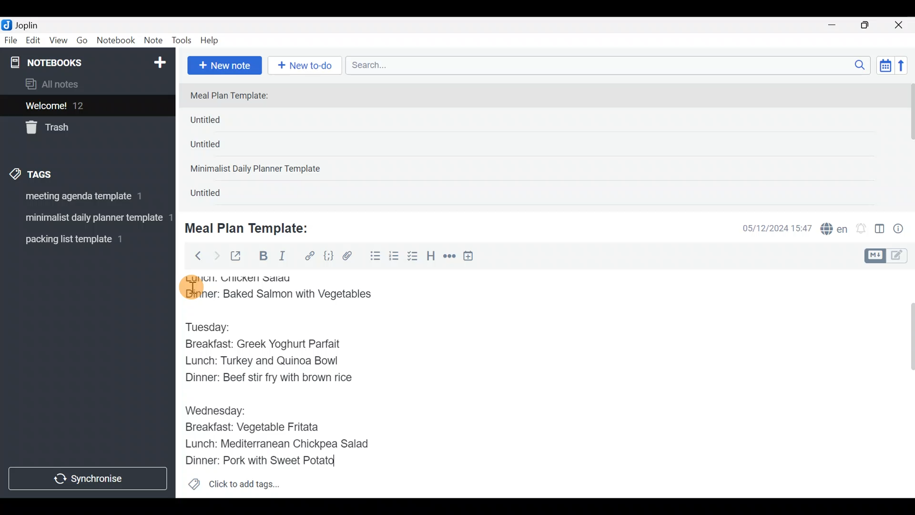 This screenshot has width=915, height=515. I want to click on Horizontal rule, so click(449, 257).